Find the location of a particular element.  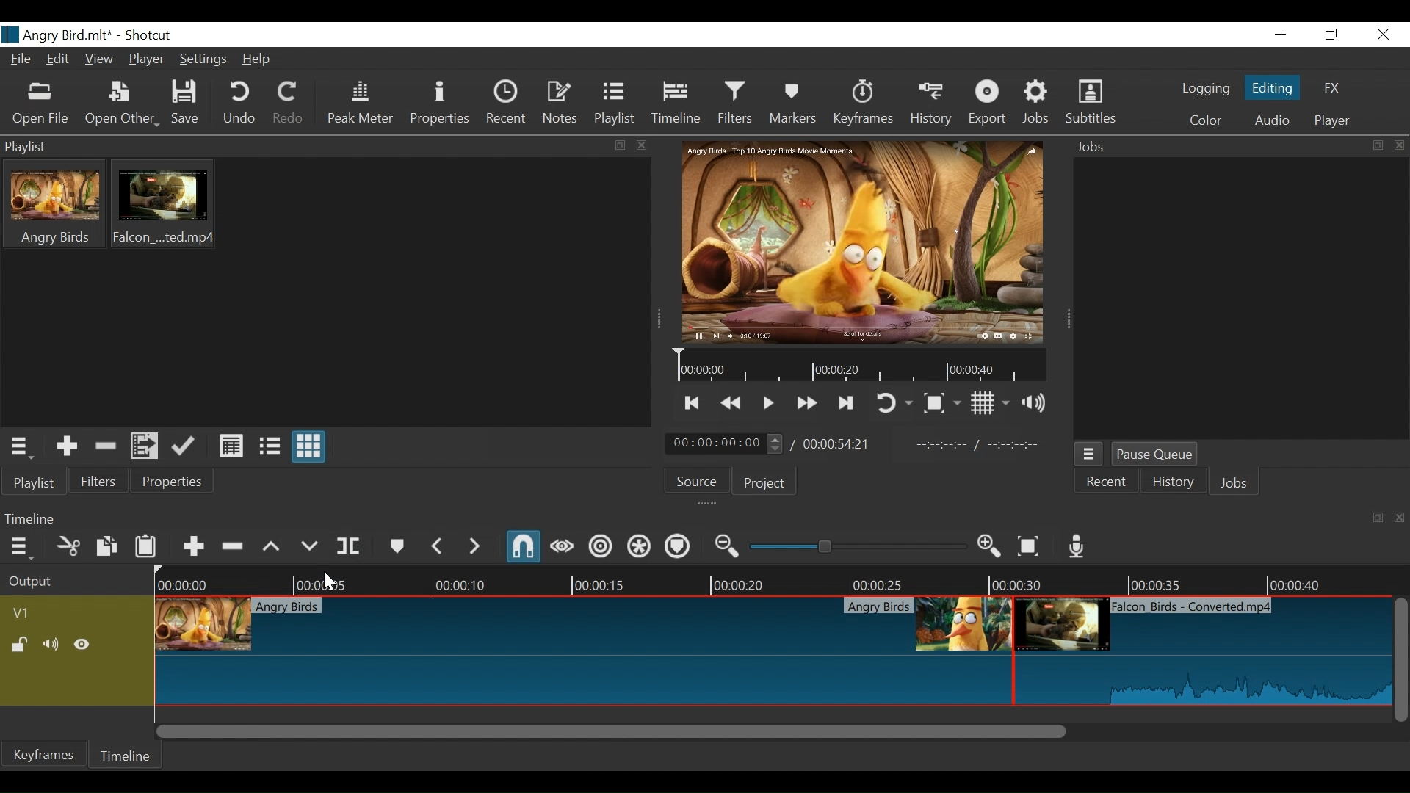

Keyframes is located at coordinates (862, 104).